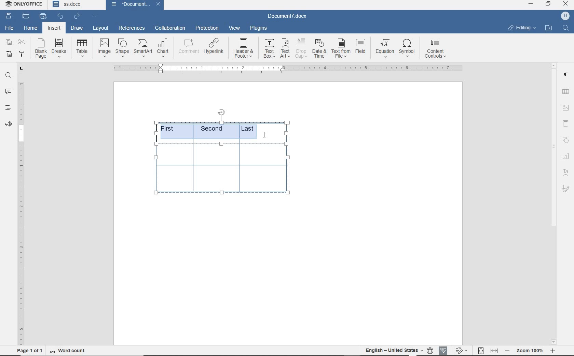  What do you see at coordinates (462, 350) in the screenshot?
I see `track changes` at bounding box center [462, 350].